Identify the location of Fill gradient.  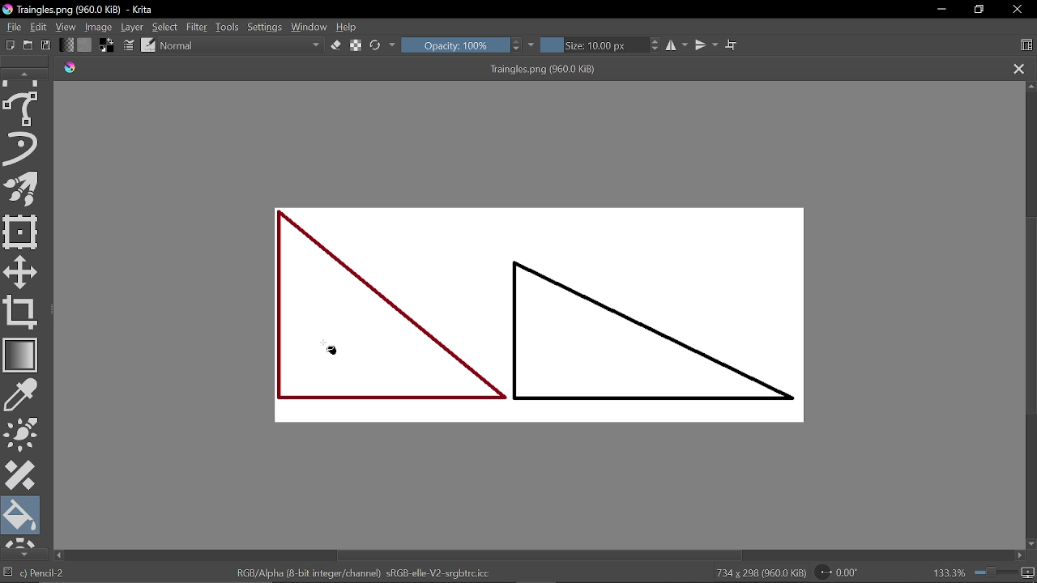
(67, 45).